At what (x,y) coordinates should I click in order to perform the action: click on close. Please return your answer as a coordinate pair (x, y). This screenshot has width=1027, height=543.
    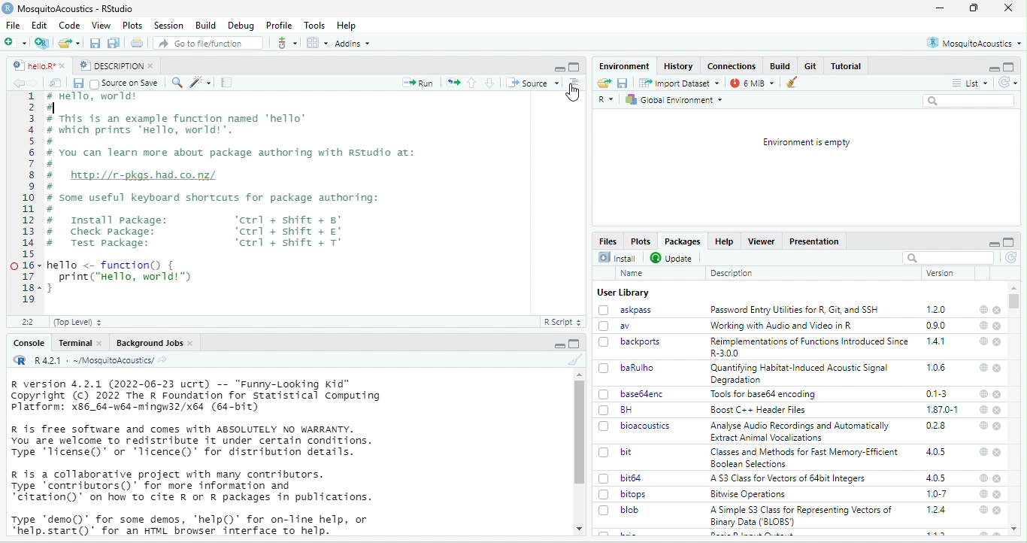
    Looking at the image, I should click on (998, 425).